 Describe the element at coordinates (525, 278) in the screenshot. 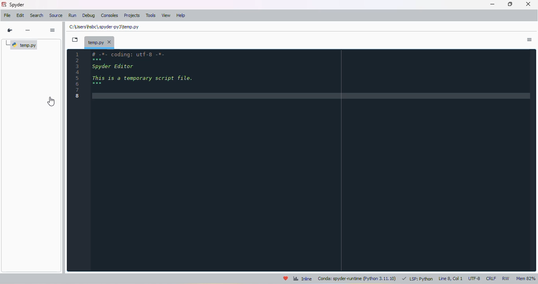

I see `mem 82%` at that location.